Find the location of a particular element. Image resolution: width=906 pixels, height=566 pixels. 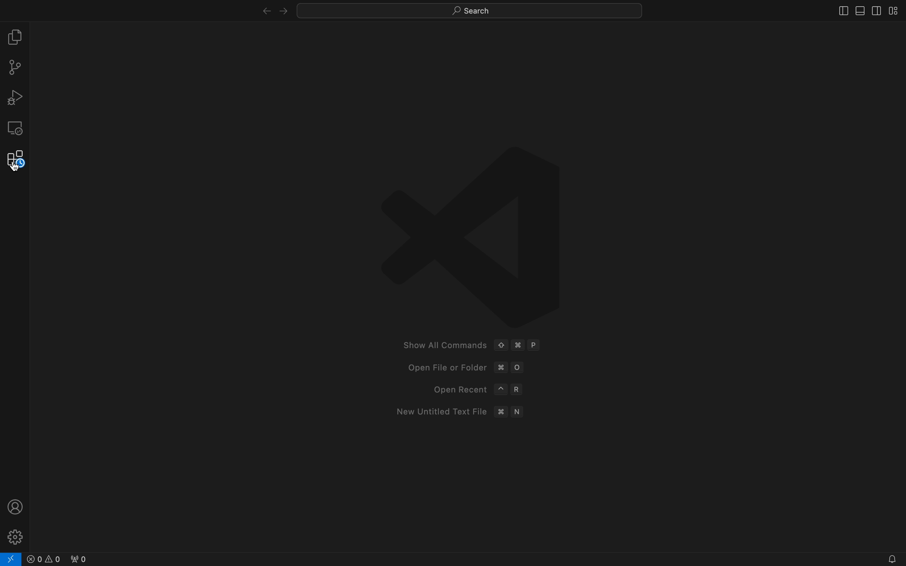

git is located at coordinates (15, 67).